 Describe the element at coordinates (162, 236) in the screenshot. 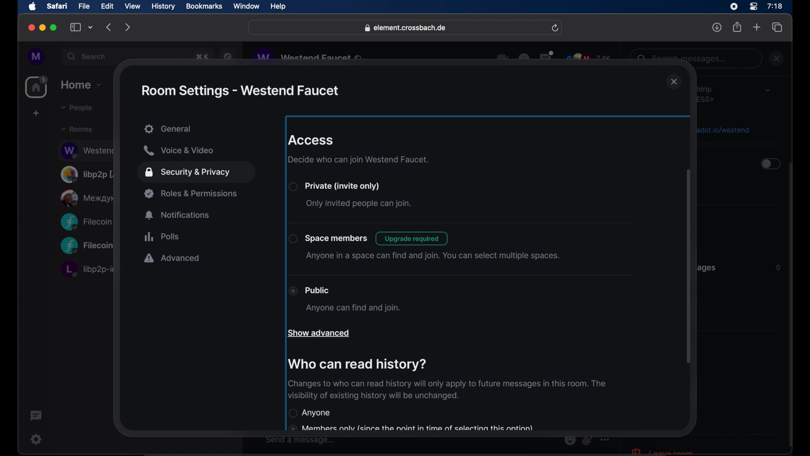

I see `polls` at that location.